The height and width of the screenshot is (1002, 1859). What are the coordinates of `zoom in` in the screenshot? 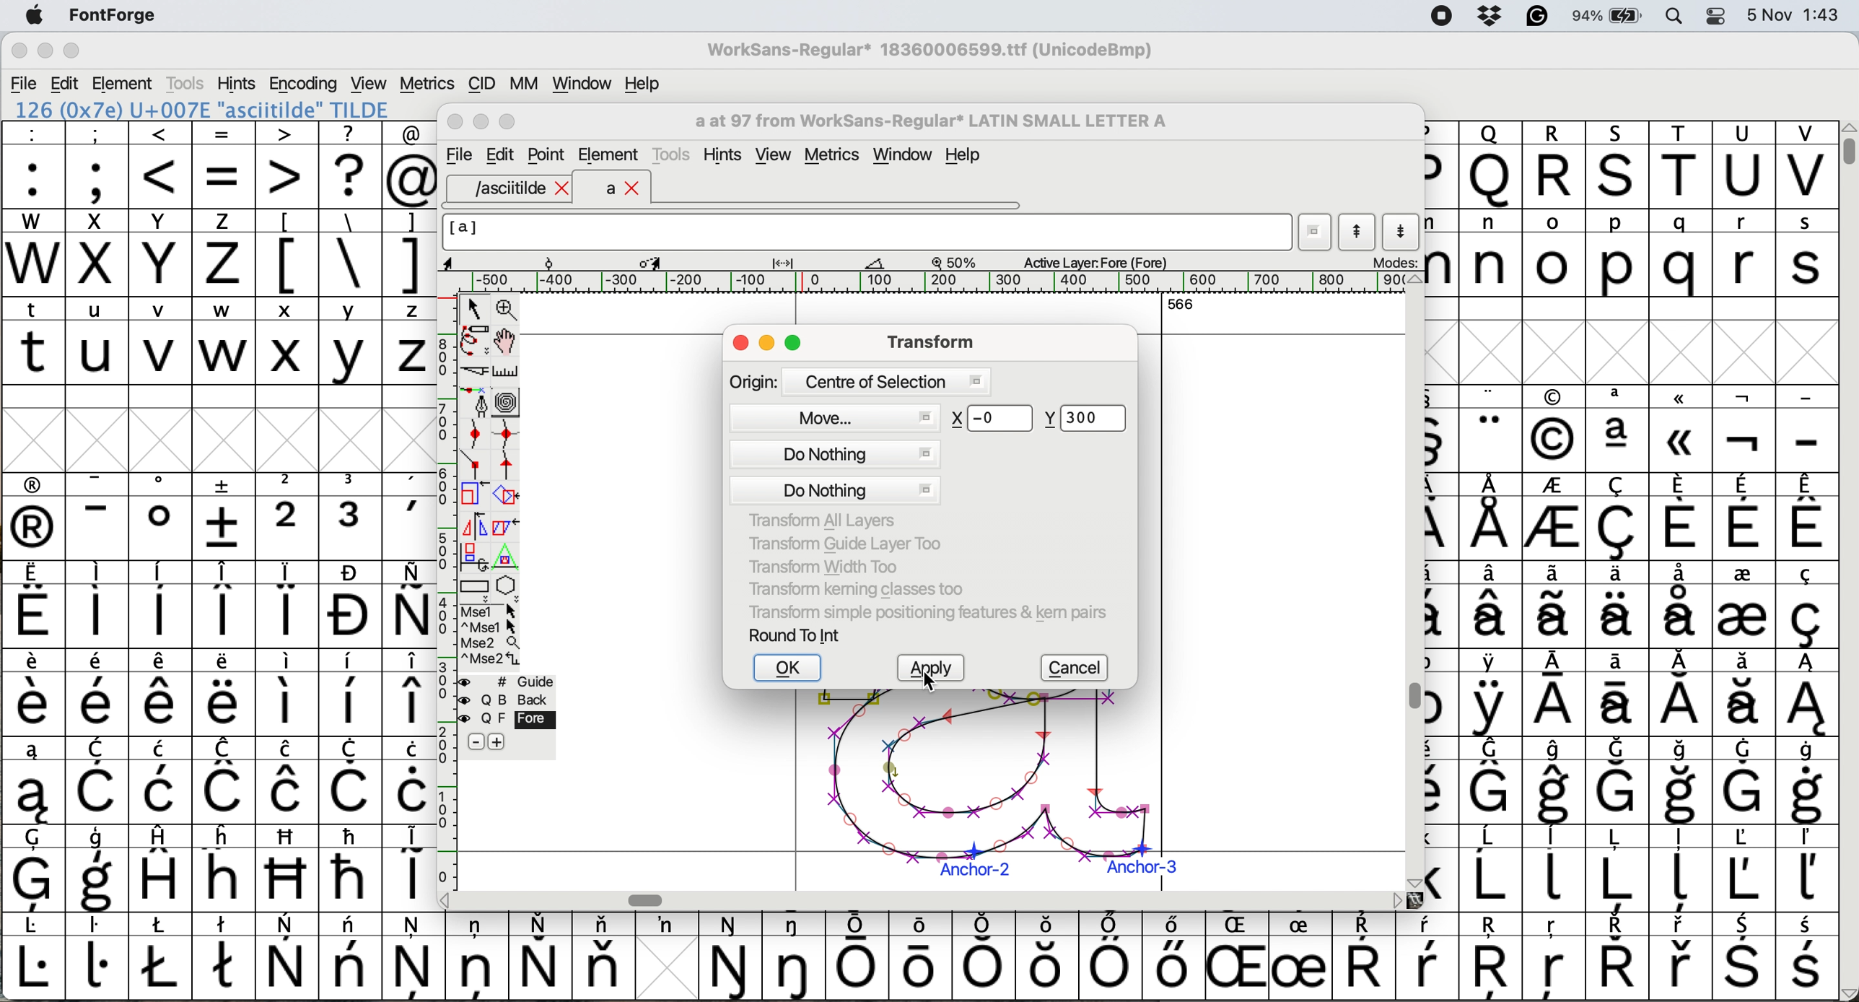 It's located at (509, 311).